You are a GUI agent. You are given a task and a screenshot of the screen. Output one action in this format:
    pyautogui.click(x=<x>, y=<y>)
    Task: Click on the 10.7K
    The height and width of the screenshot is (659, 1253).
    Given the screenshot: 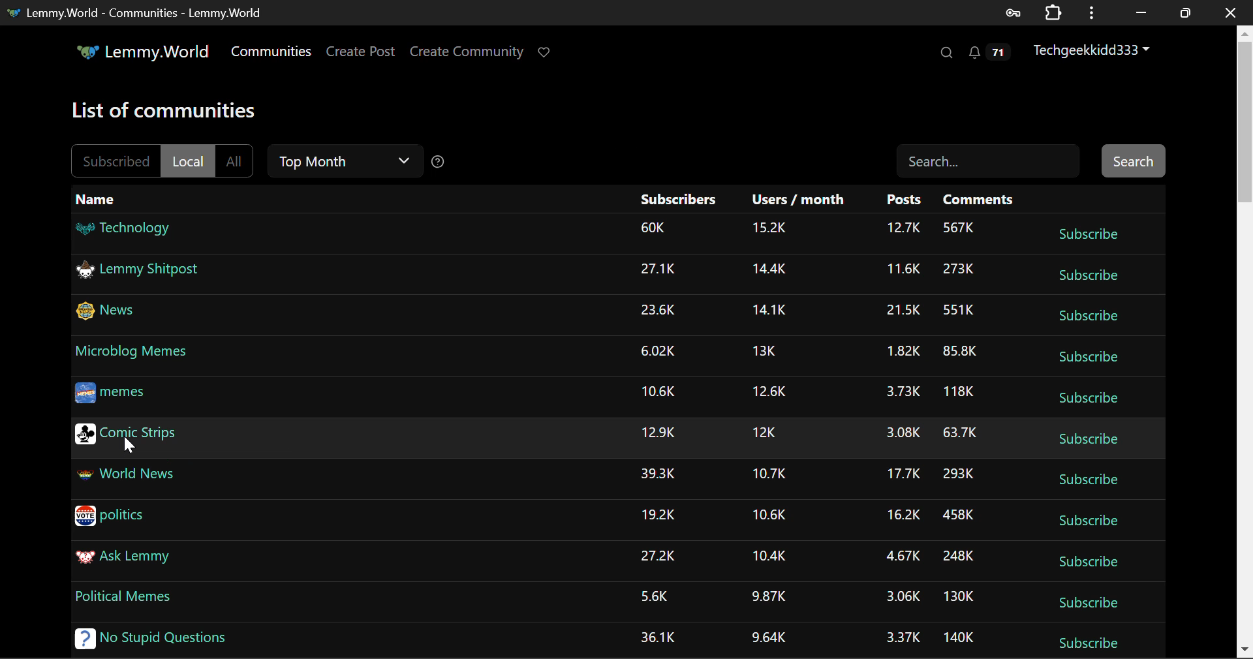 What is the action you would take?
    pyautogui.click(x=767, y=474)
    